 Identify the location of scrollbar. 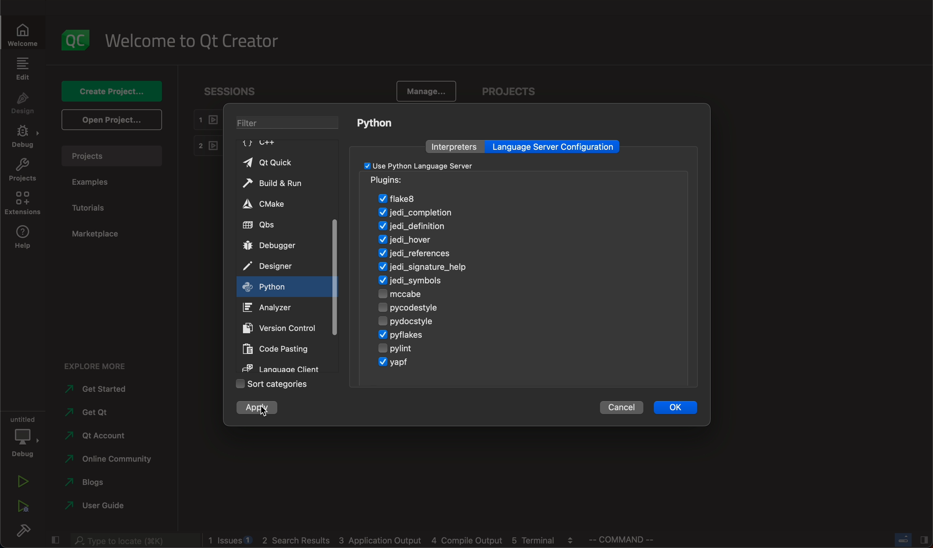
(334, 257).